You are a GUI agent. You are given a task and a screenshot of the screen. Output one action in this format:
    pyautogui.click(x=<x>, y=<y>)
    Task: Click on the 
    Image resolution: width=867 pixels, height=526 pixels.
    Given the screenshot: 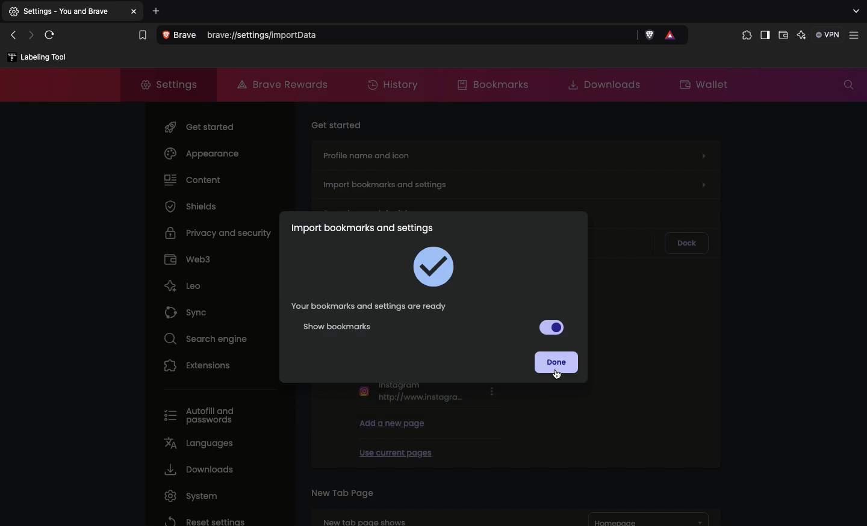 What is the action you would take?
    pyautogui.click(x=135, y=11)
    